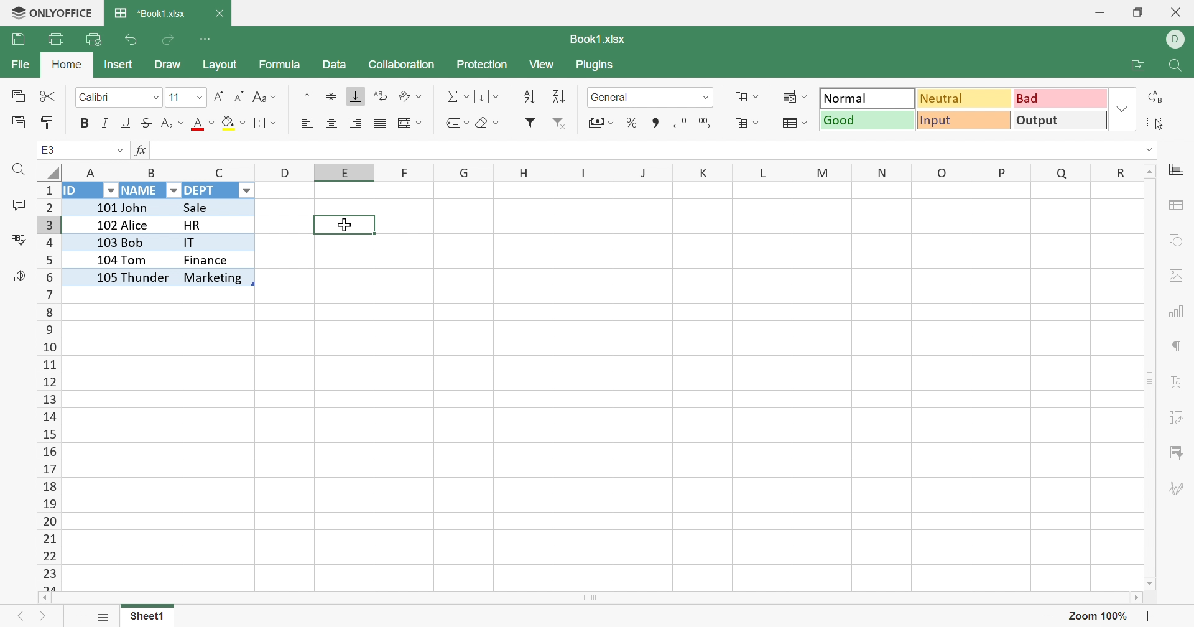 The image size is (1194, 627). I want to click on Alice, so click(139, 226).